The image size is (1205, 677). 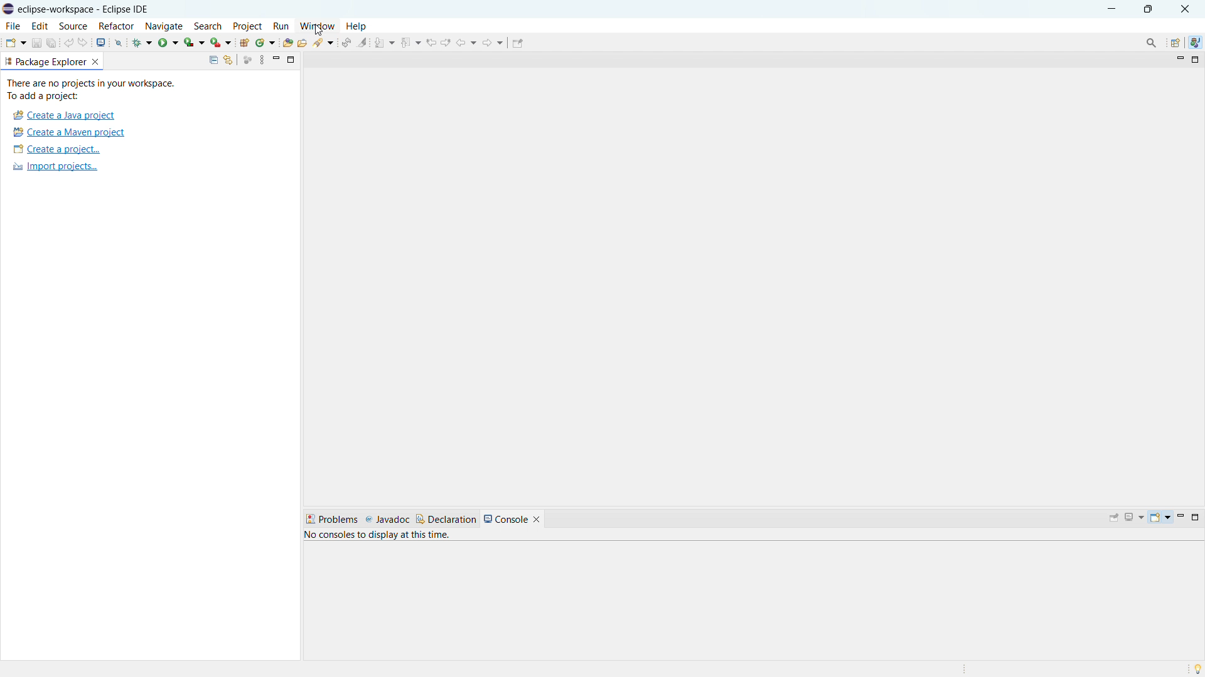 I want to click on back, so click(x=466, y=43).